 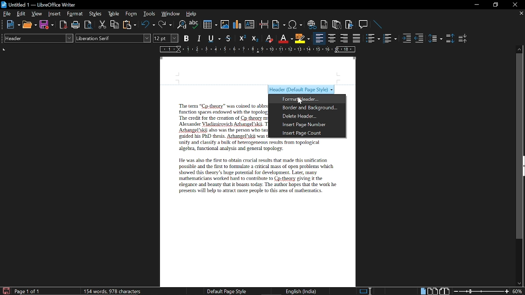 What do you see at coordinates (349, 25) in the screenshot?
I see `Insert bibliography` at bounding box center [349, 25].